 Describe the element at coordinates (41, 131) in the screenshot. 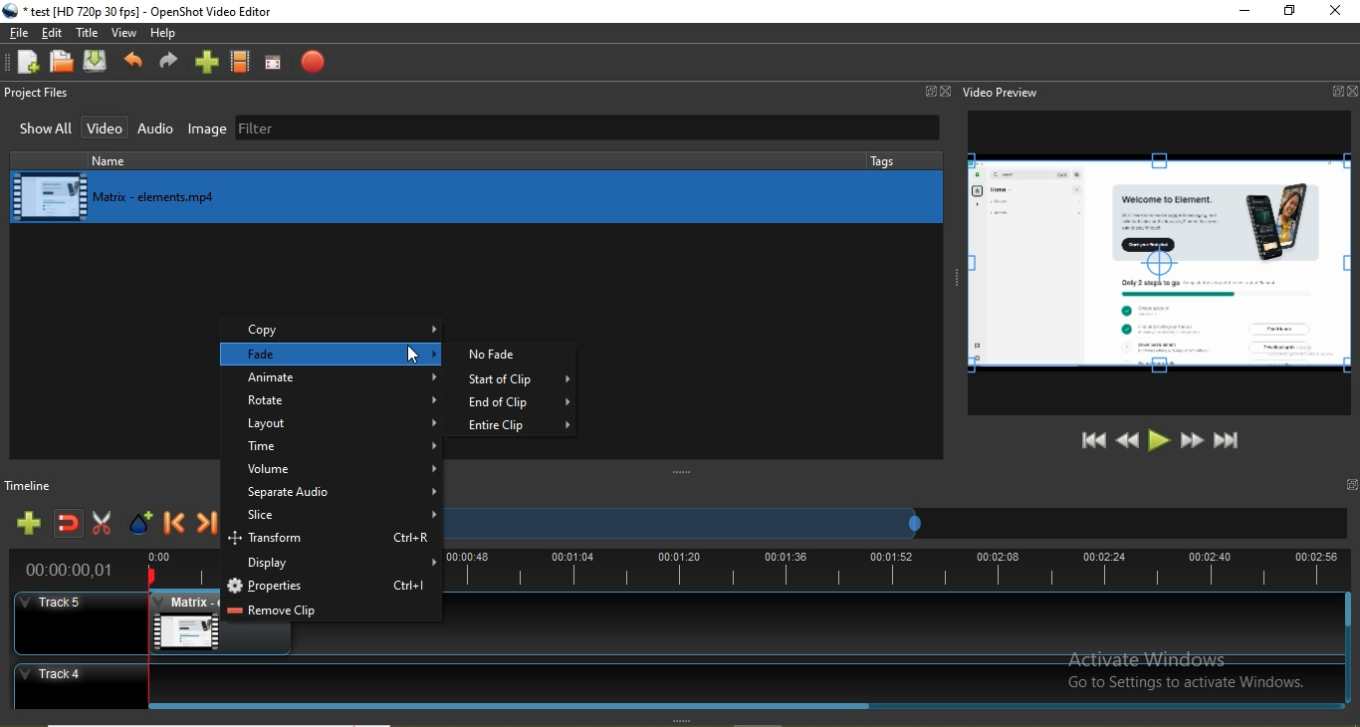

I see `Show all` at that location.